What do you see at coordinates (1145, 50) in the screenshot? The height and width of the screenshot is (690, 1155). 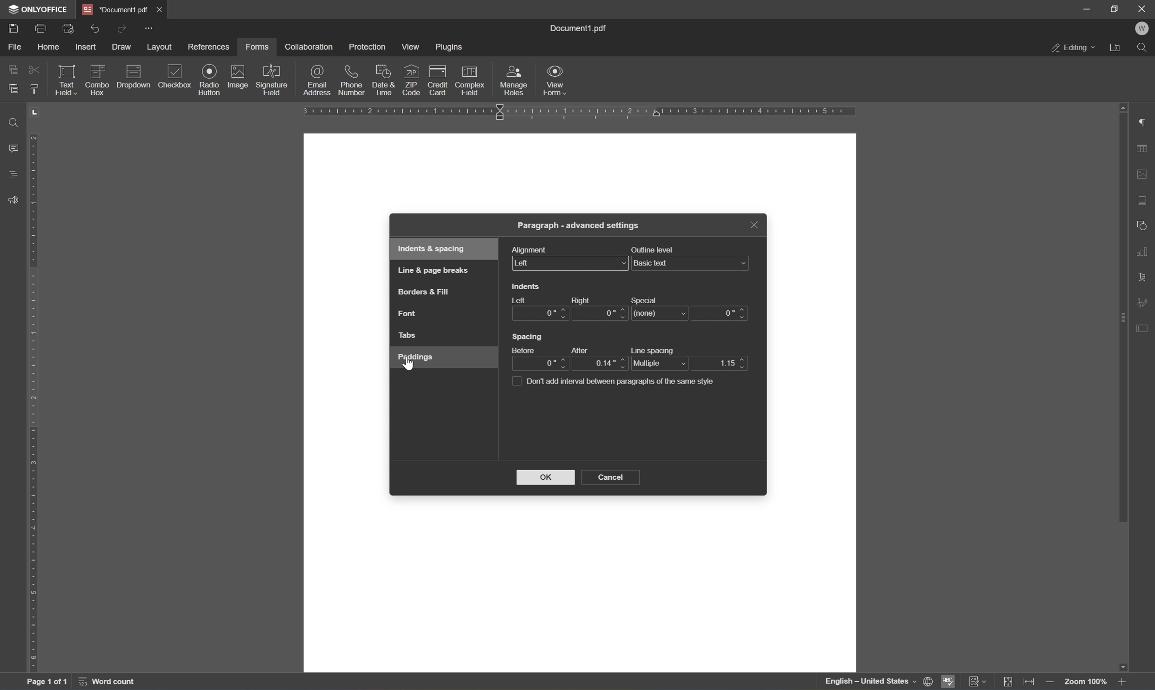 I see `Find` at bounding box center [1145, 50].